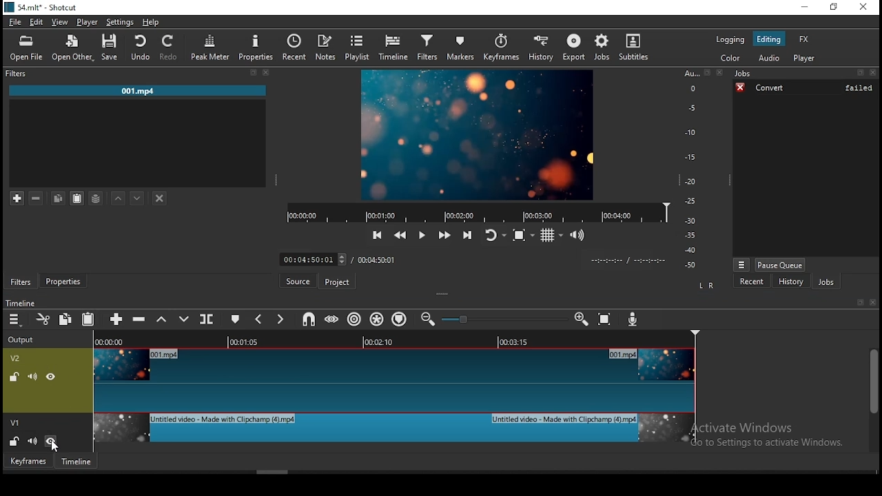  I want to click on toggle player looping, so click(494, 236).